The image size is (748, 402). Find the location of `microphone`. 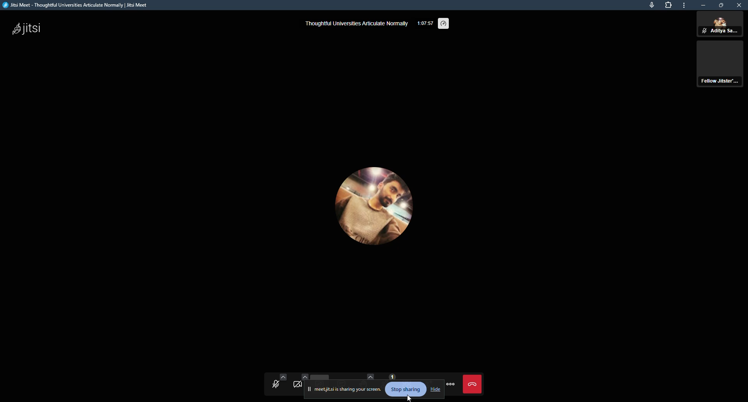

microphone is located at coordinates (651, 5).